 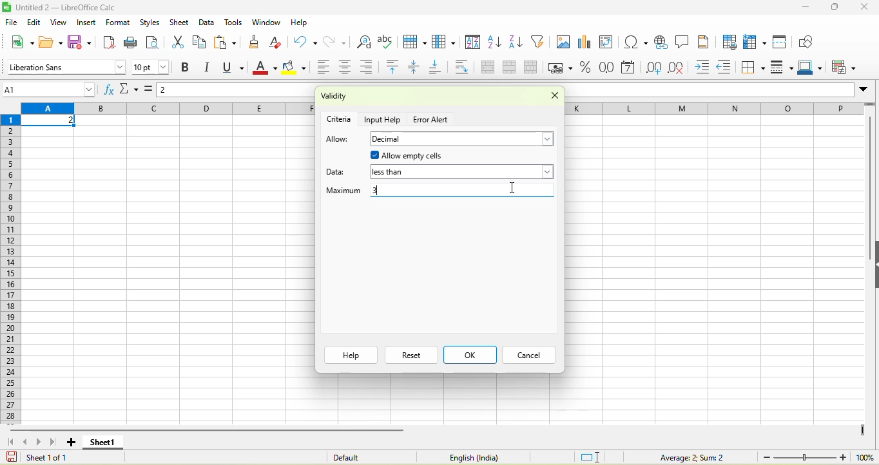 What do you see at coordinates (682, 42) in the screenshot?
I see `comment` at bounding box center [682, 42].